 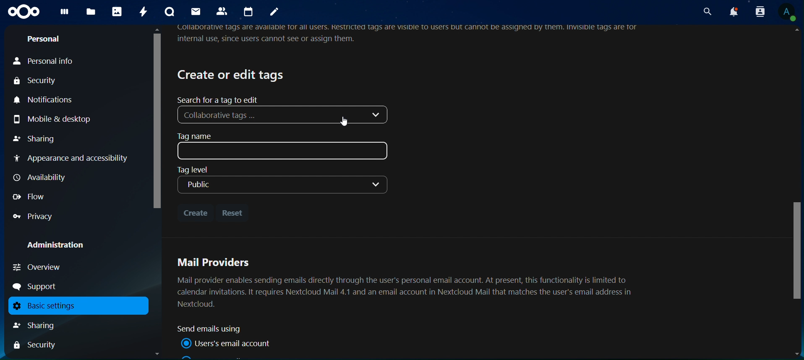 What do you see at coordinates (24, 12) in the screenshot?
I see `icon` at bounding box center [24, 12].